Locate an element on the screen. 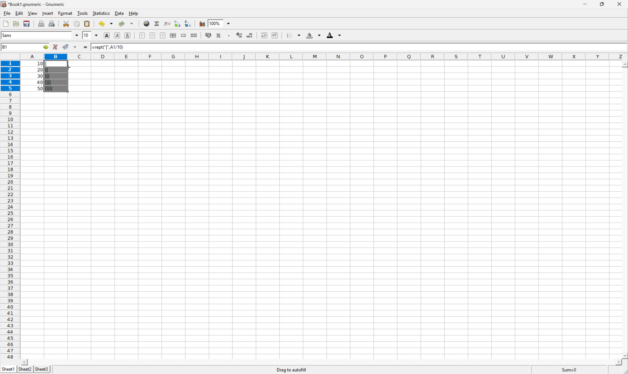 The width and height of the screenshot is (628, 374). File is located at coordinates (7, 13).